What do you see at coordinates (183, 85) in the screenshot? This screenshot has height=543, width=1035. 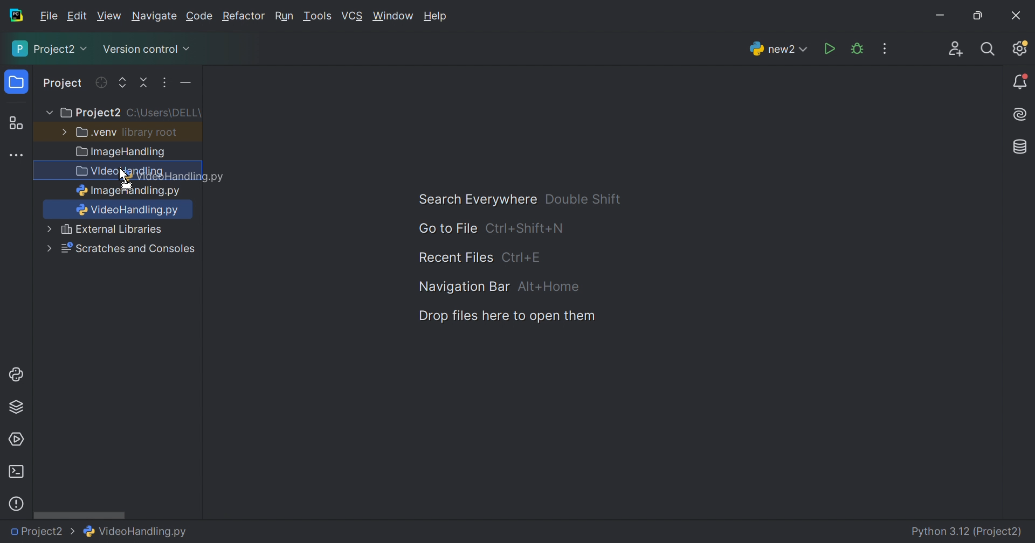 I see `More actions` at bounding box center [183, 85].